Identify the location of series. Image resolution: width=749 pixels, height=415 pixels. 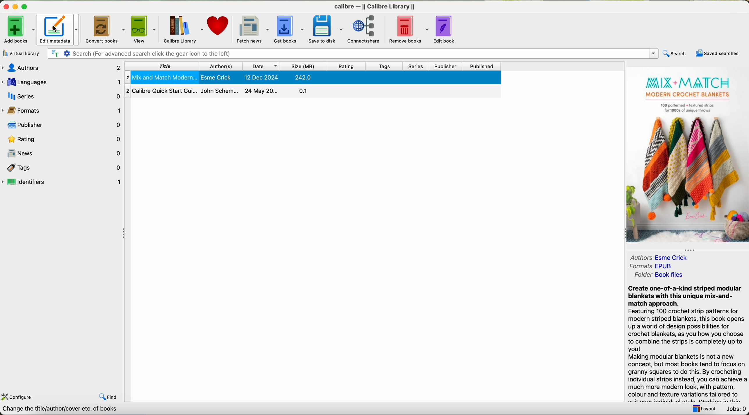
(416, 66).